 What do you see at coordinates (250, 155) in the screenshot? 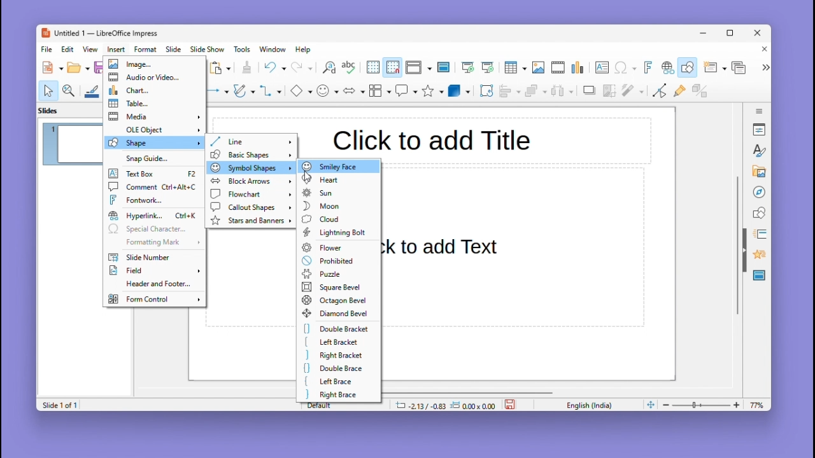
I see `Basic shapes` at bounding box center [250, 155].